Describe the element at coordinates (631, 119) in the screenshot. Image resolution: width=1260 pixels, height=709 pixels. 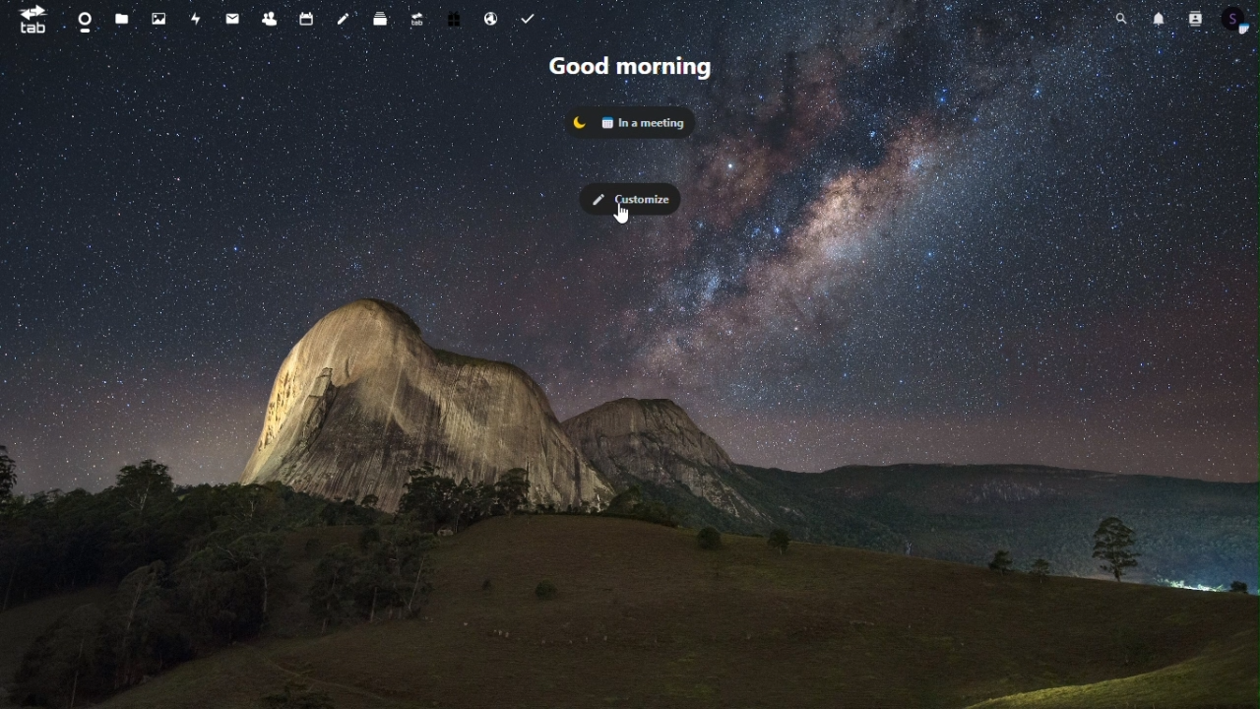
I see `in a meeting` at that location.